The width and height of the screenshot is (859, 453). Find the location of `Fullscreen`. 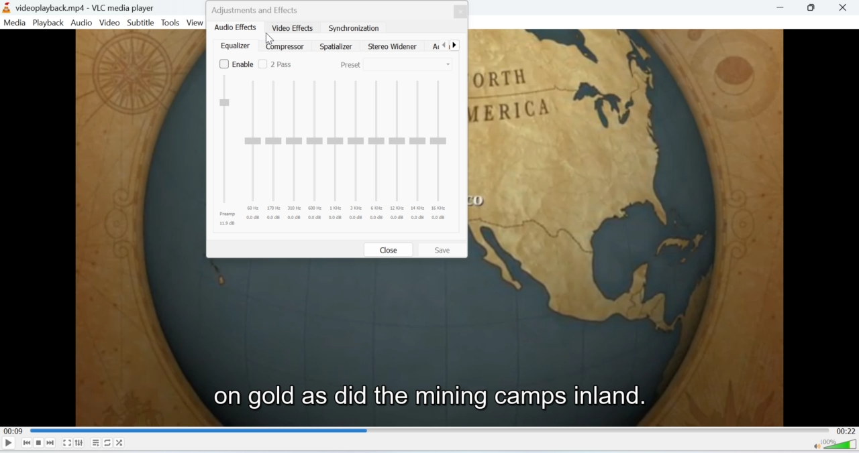

Fullscreen is located at coordinates (67, 443).